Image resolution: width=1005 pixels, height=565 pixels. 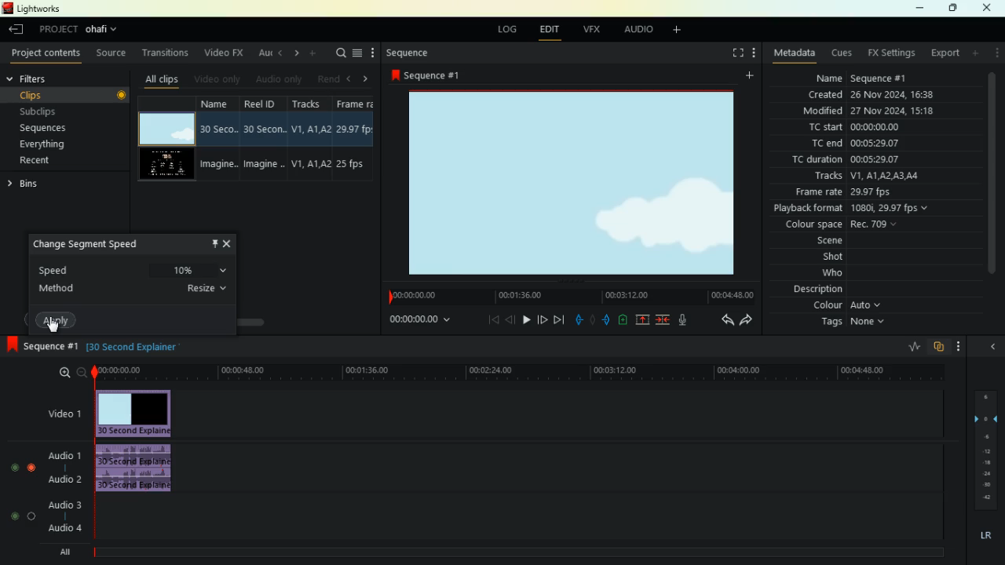 What do you see at coordinates (722, 319) in the screenshot?
I see `back` at bounding box center [722, 319].